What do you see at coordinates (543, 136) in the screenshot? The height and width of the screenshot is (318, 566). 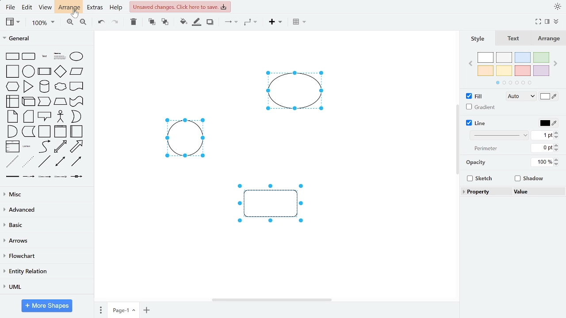 I see `1 pt` at bounding box center [543, 136].